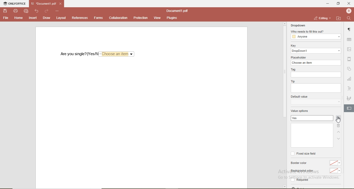  Describe the element at coordinates (350, 19) in the screenshot. I see `search` at that location.